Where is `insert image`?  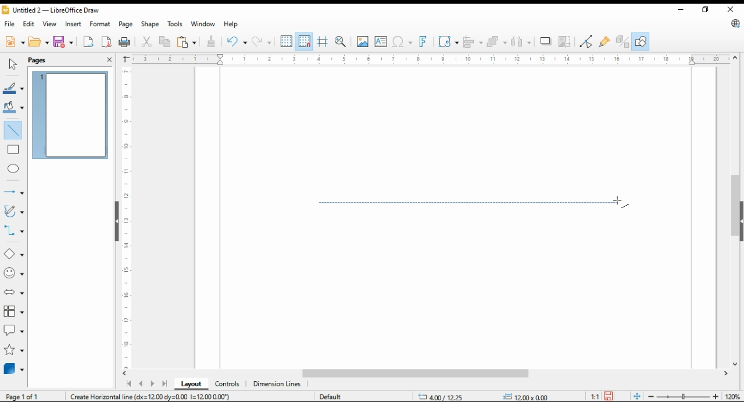
insert image is located at coordinates (362, 41).